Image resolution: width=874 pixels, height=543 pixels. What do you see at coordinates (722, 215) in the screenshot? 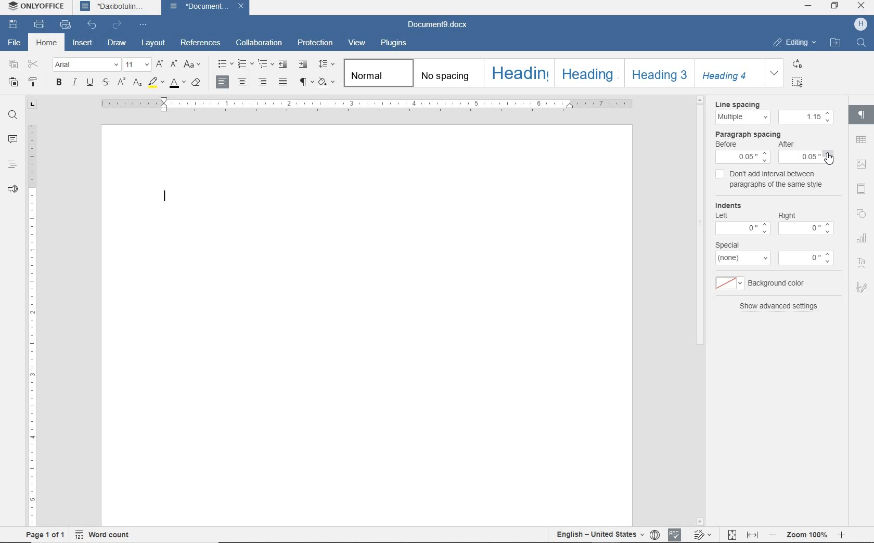
I see `Left` at bounding box center [722, 215].